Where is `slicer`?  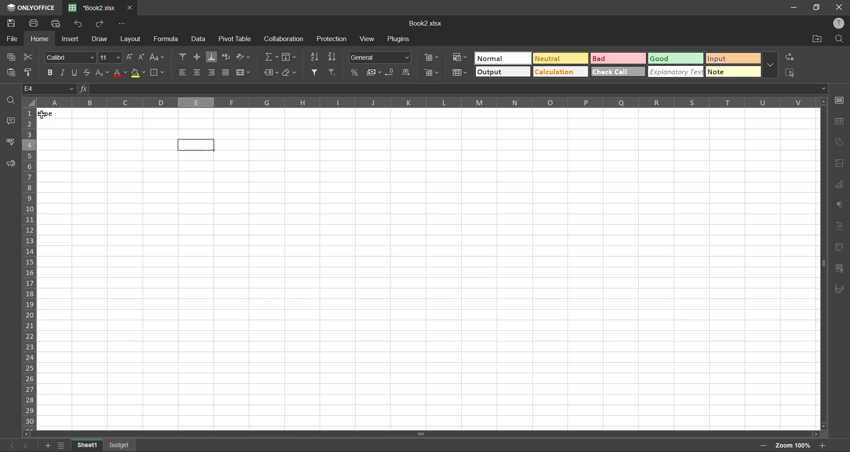 slicer is located at coordinates (838, 267).